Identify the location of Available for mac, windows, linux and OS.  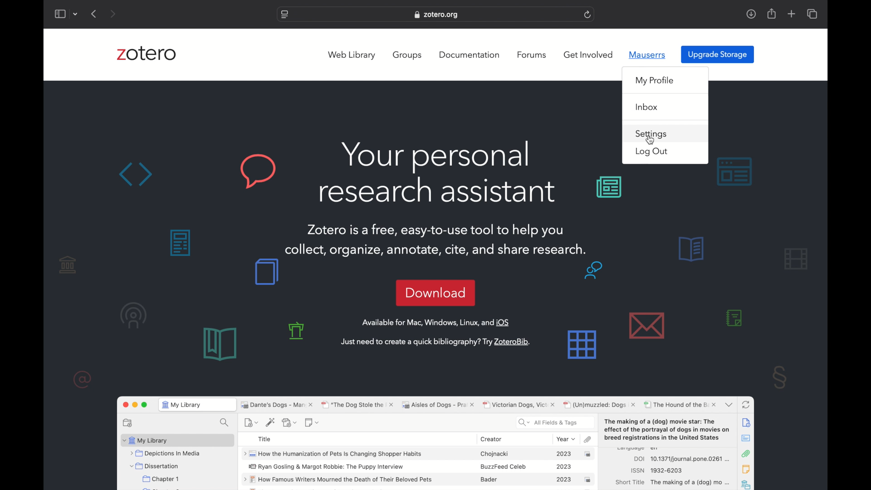
(437, 323).